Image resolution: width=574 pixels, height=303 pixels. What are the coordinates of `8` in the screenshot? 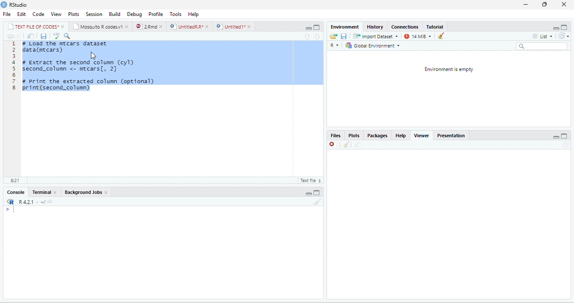 It's located at (13, 88).